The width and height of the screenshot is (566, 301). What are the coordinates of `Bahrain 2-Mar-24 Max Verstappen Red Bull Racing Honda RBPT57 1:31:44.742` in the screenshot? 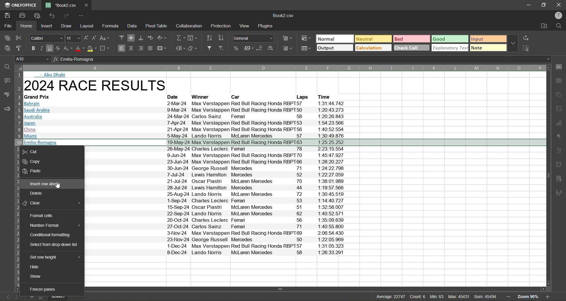 It's located at (185, 104).